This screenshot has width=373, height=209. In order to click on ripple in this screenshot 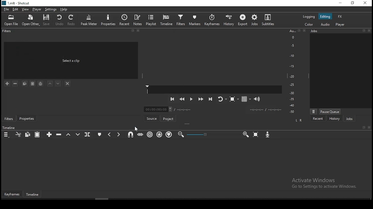, I will do `click(149, 135)`.